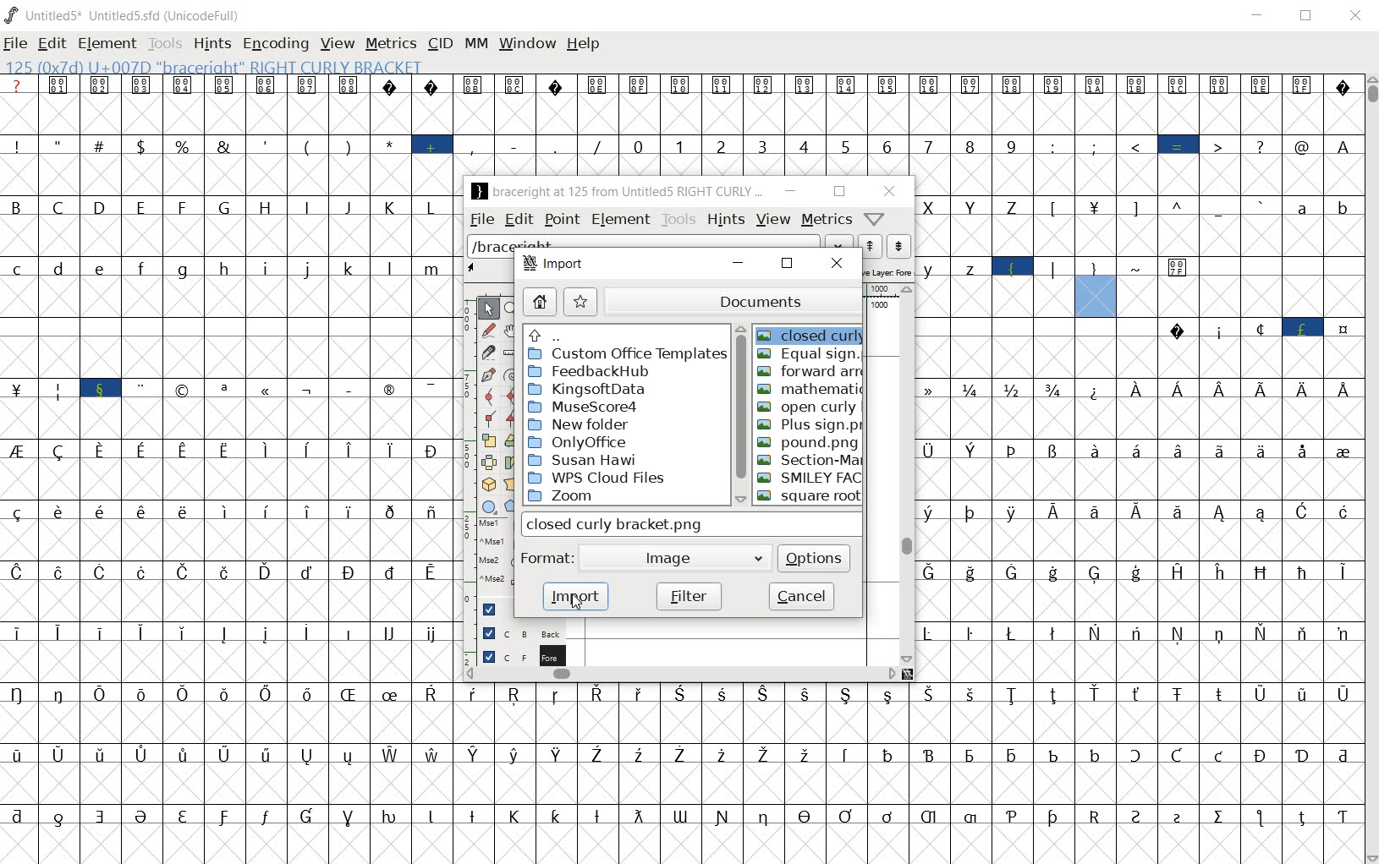 The width and height of the screenshot is (1379, 864). What do you see at coordinates (725, 220) in the screenshot?
I see `hints` at bounding box center [725, 220].